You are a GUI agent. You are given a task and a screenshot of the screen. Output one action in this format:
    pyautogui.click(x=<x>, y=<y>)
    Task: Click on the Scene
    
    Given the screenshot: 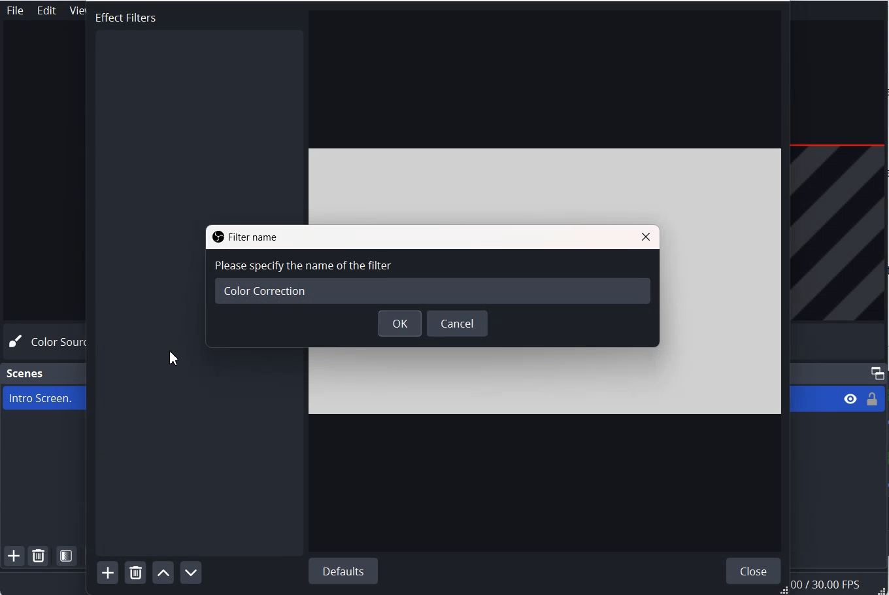 What is the action you would take?
    pyautogui.click(x=26, y=373)
    